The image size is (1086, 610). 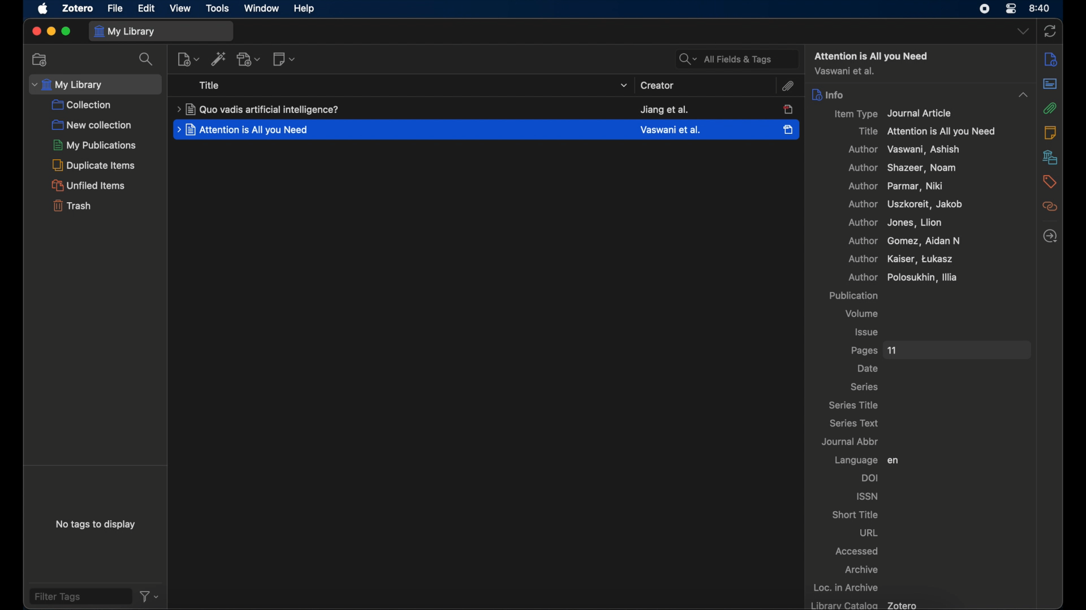 I want to click on title dropdown, so click(x=624, y=85).